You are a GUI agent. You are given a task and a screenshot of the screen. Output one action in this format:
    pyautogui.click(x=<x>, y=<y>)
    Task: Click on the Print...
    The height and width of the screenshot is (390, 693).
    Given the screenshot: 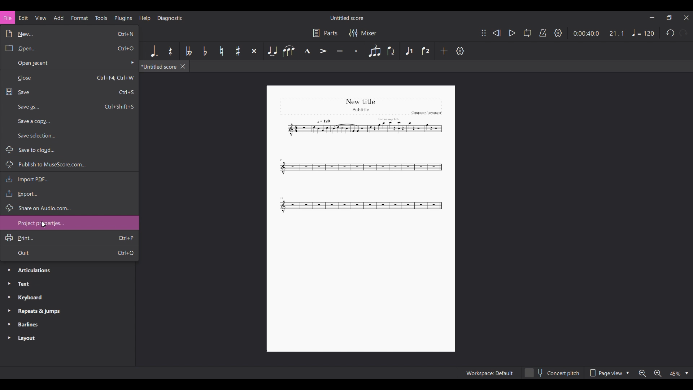 What is the action you would take?
    pyautogui.click(x=70, y=238)
    